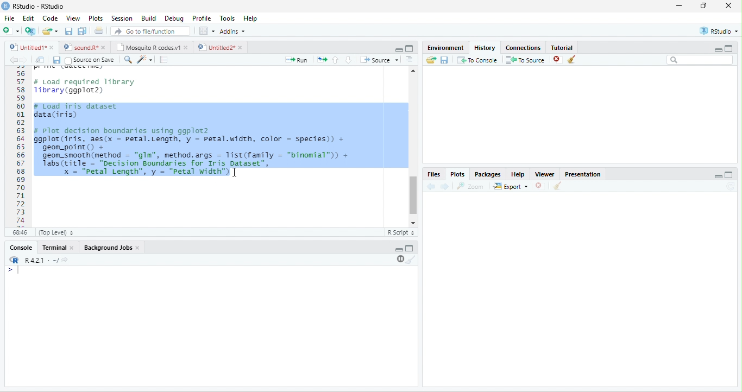 Image resolution: width=742 pixels, height=392 pixels. I want to click on save, so click(444, 60).